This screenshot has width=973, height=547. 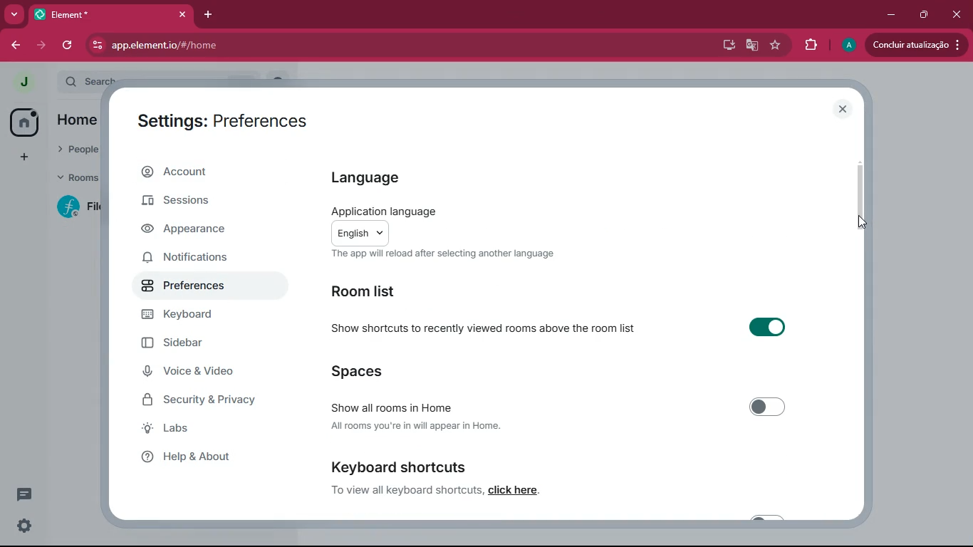 I want to click on close, so click(x=843, y=110).